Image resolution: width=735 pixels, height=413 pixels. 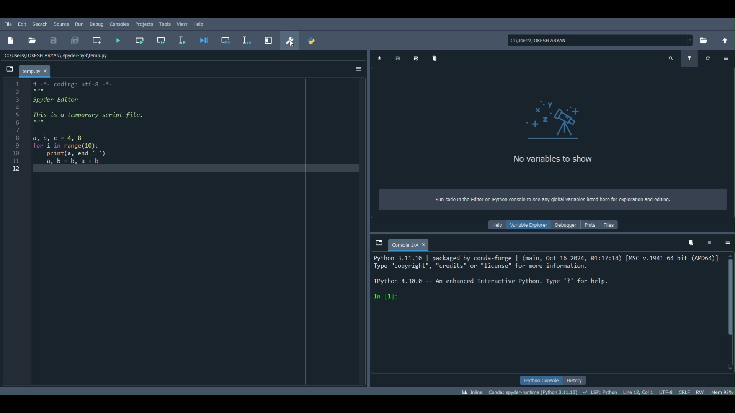 I want to click on Remove all variables, so click(x=689, y=242).